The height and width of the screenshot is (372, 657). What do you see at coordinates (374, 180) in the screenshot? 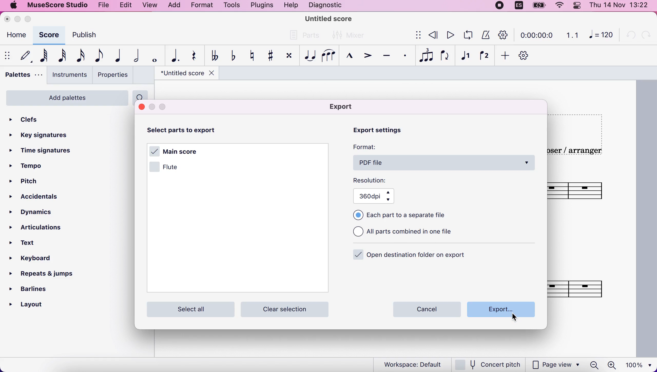
I see `resolution` at bounding box center [374, 180].